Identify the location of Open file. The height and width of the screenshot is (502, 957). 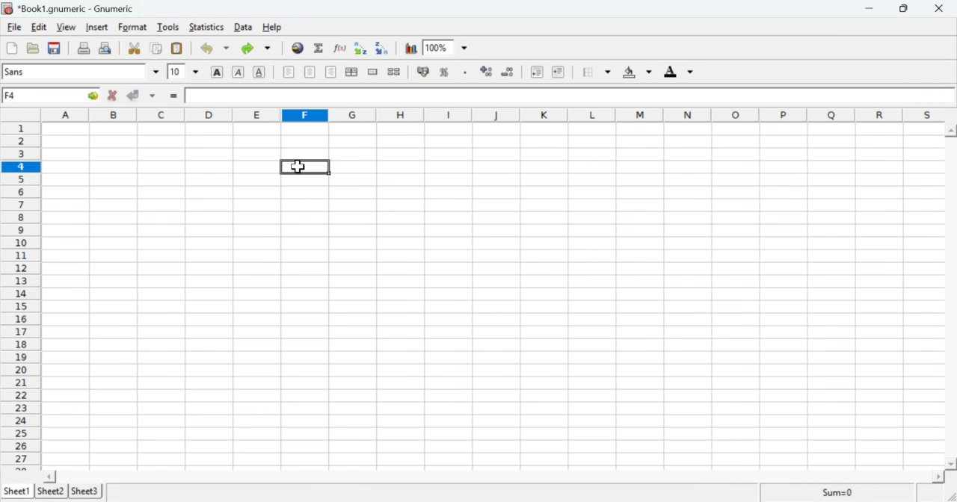
(32, 47).